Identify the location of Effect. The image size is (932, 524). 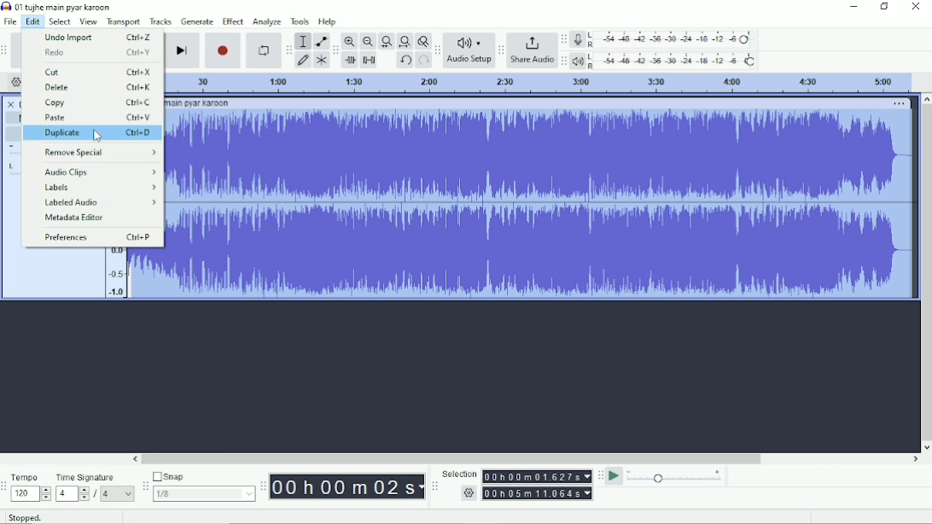
(233, 21).